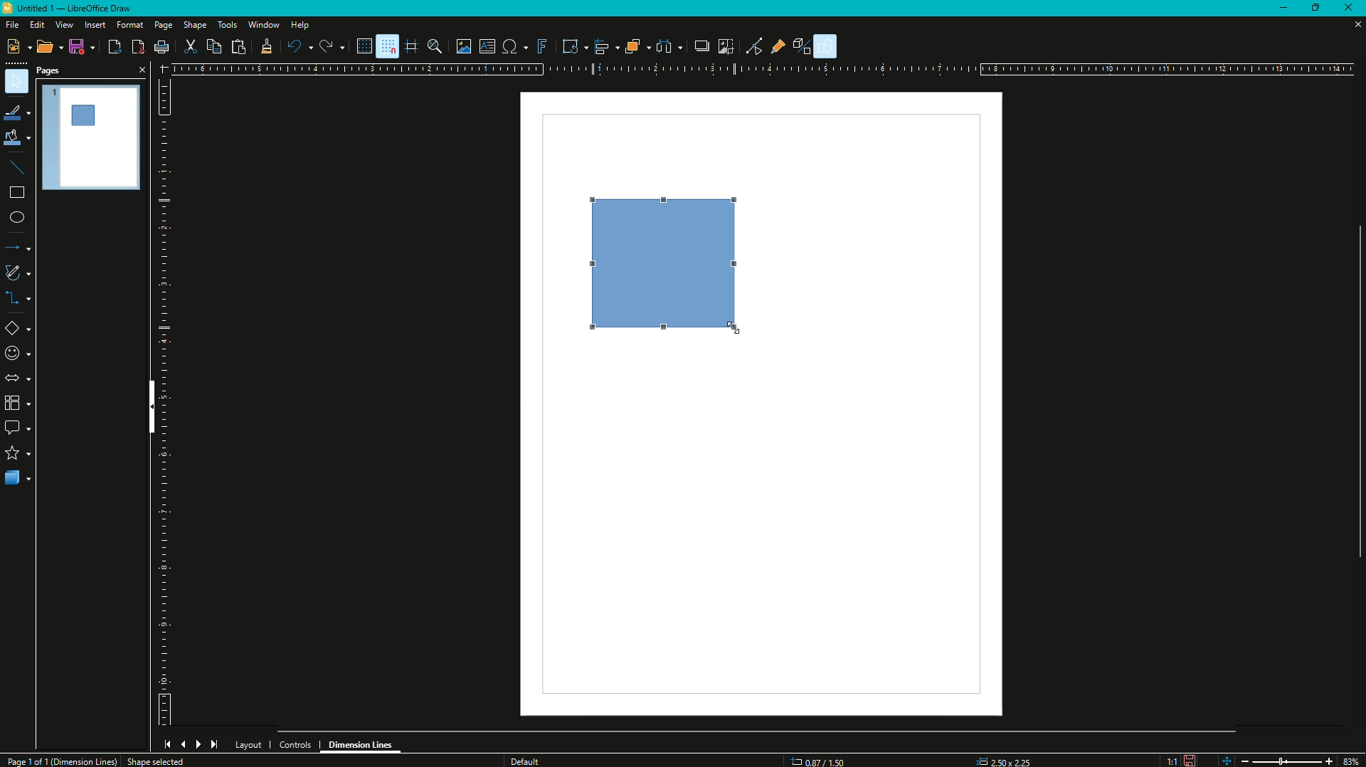 The height and width of the screenshot is (767, 1366). Describe the element at coordinates (18, 429) in the screenshot. I see `Text Bubbles` at that location.